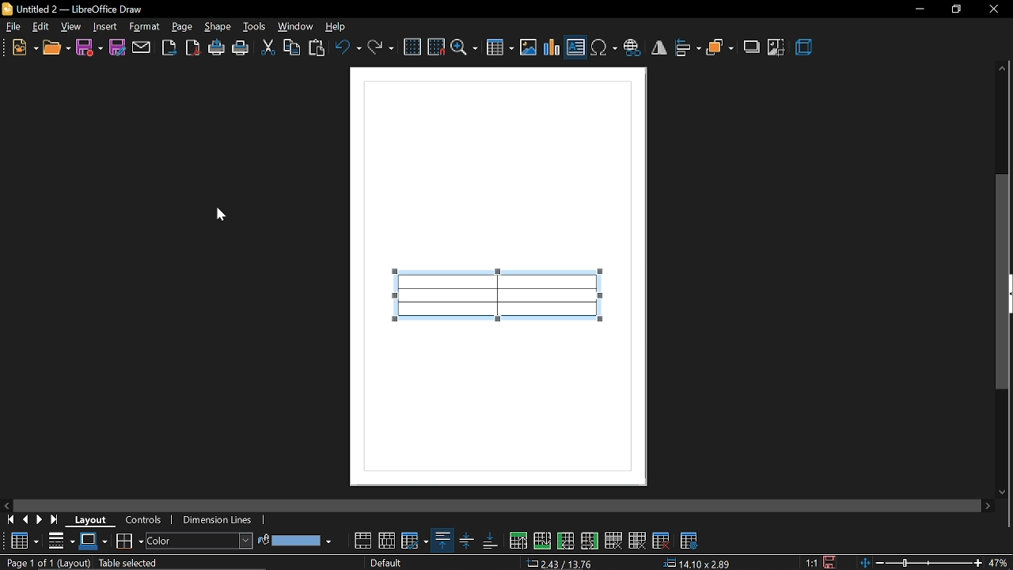 This screenshot has height=570, width=1013. What do you see at coordinates (560, 563) in the screenshot?
I see `2.43/13.76` at bounding box center [560, 563].